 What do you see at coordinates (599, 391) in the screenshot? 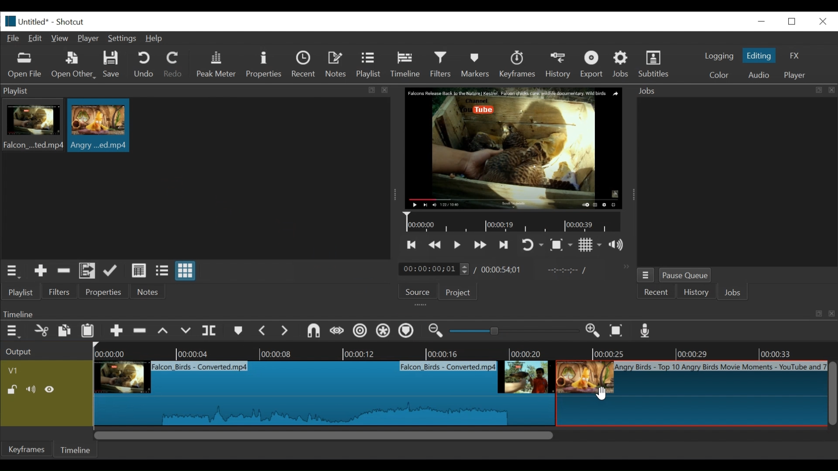
I see `cursor` at bounding box center [599, 391].